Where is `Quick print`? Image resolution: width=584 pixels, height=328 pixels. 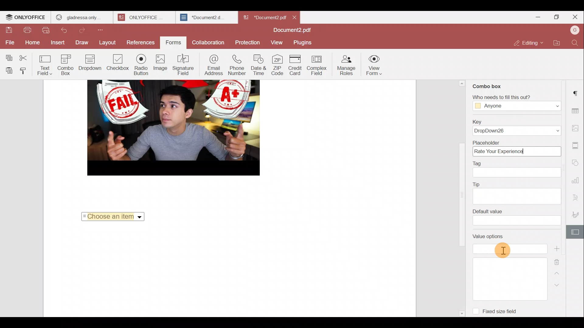 Quick print is located at coordinates (46, 30).